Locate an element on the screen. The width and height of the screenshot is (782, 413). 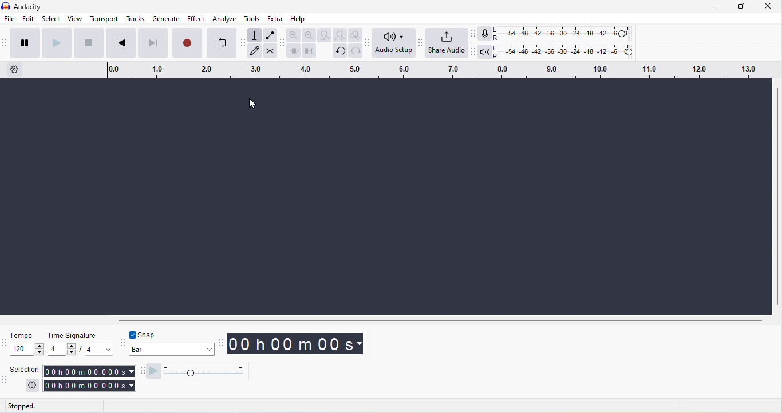
envelope tool is located at coordinates (271, 34).